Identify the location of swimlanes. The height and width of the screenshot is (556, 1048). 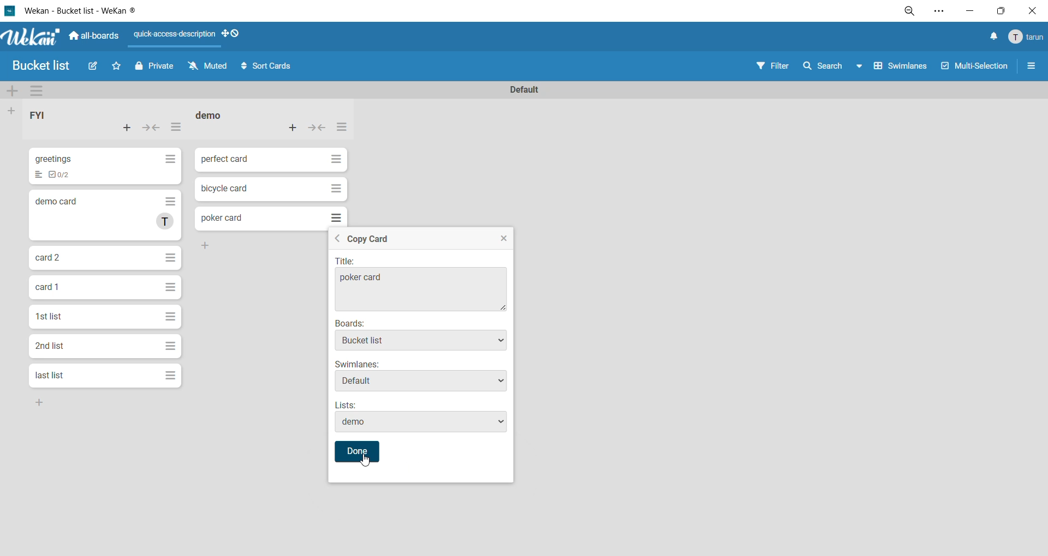
(903, 68).